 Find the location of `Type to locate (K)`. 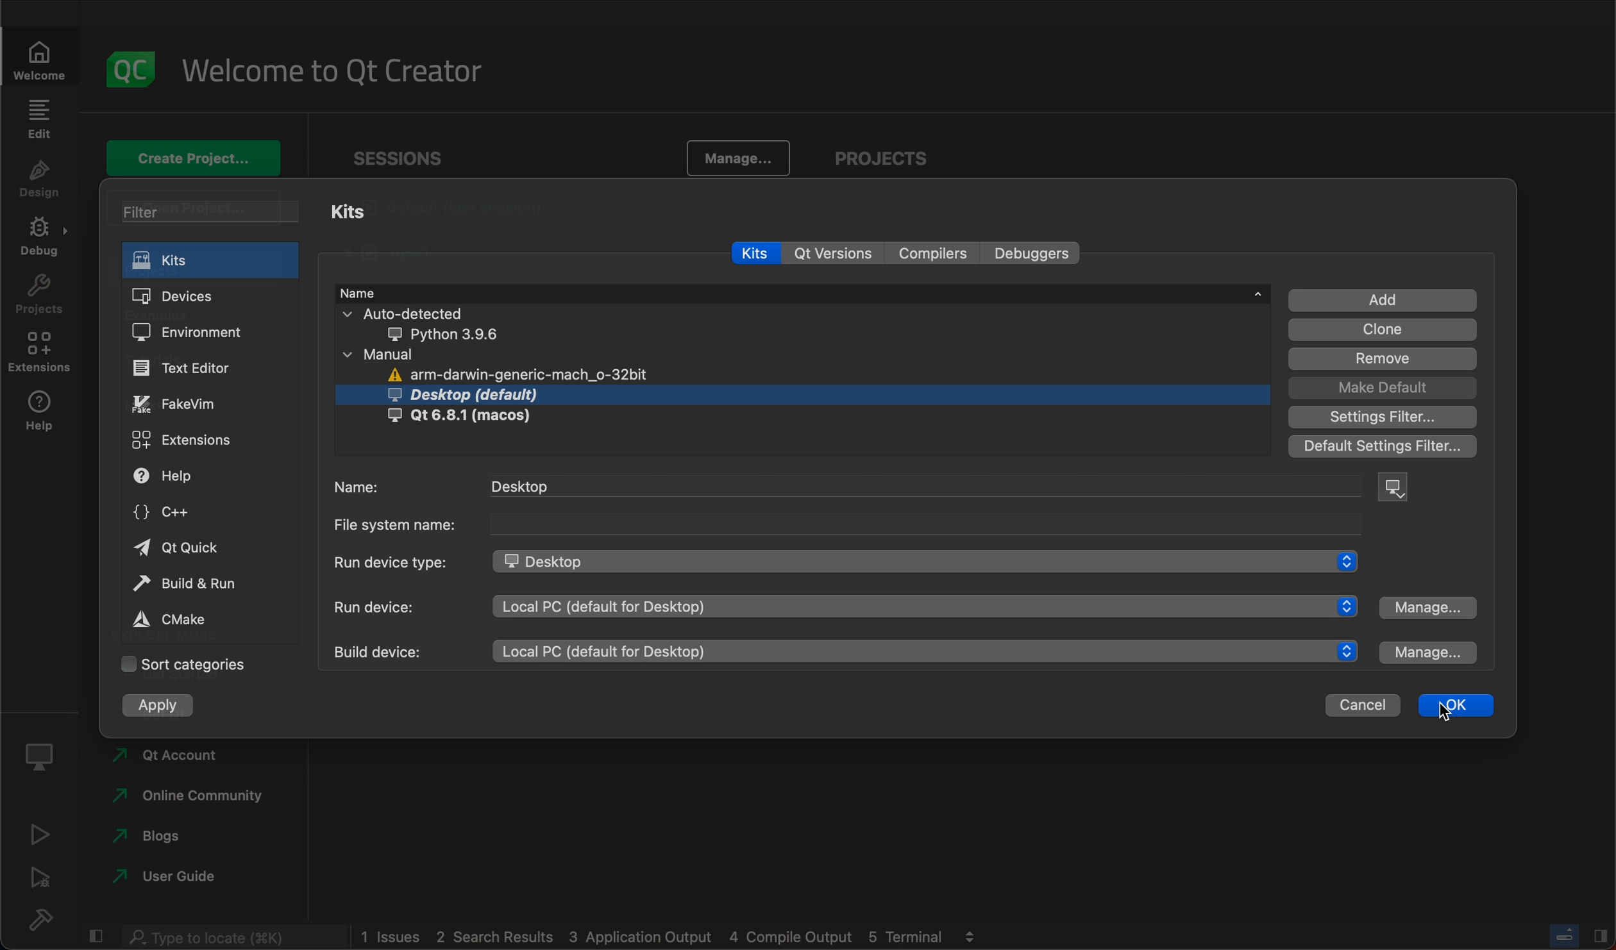

Type to locate (K) is located at coordinates (231, 937).